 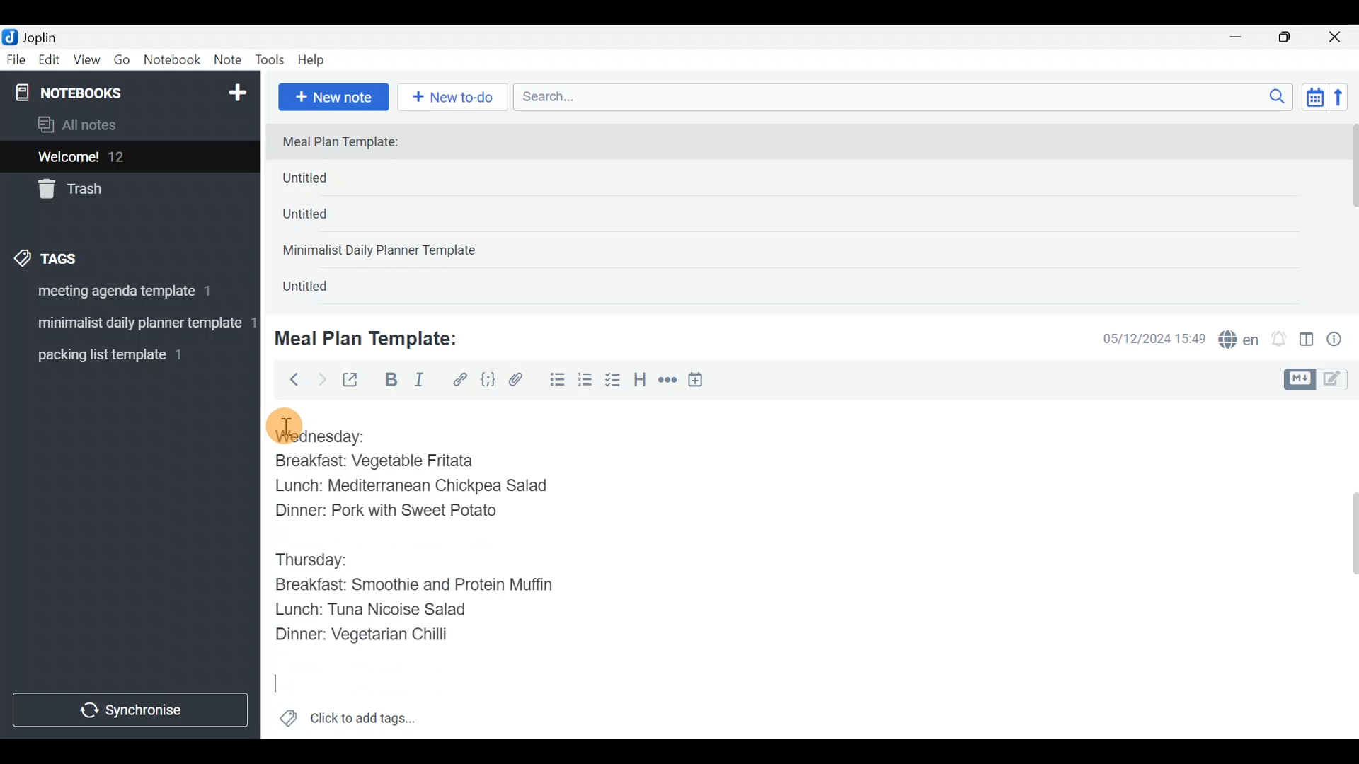 What do you see at coordinates (79, 256) in the screenshot?
I see `Tags` at bounding box center [79, 256].